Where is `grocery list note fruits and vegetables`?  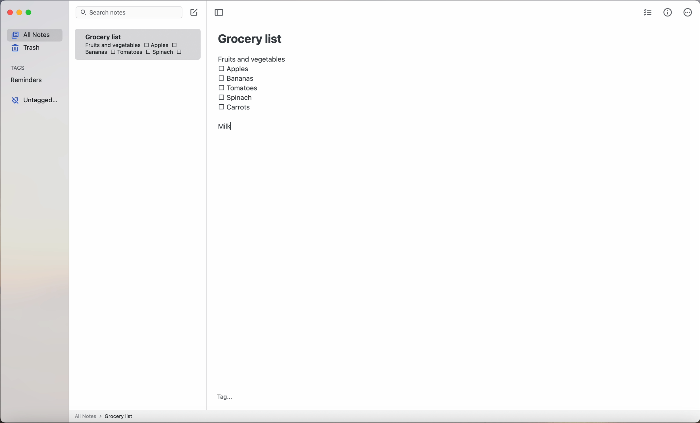 grocery list note fruits and vegetables is located at coordinates (111, 38).